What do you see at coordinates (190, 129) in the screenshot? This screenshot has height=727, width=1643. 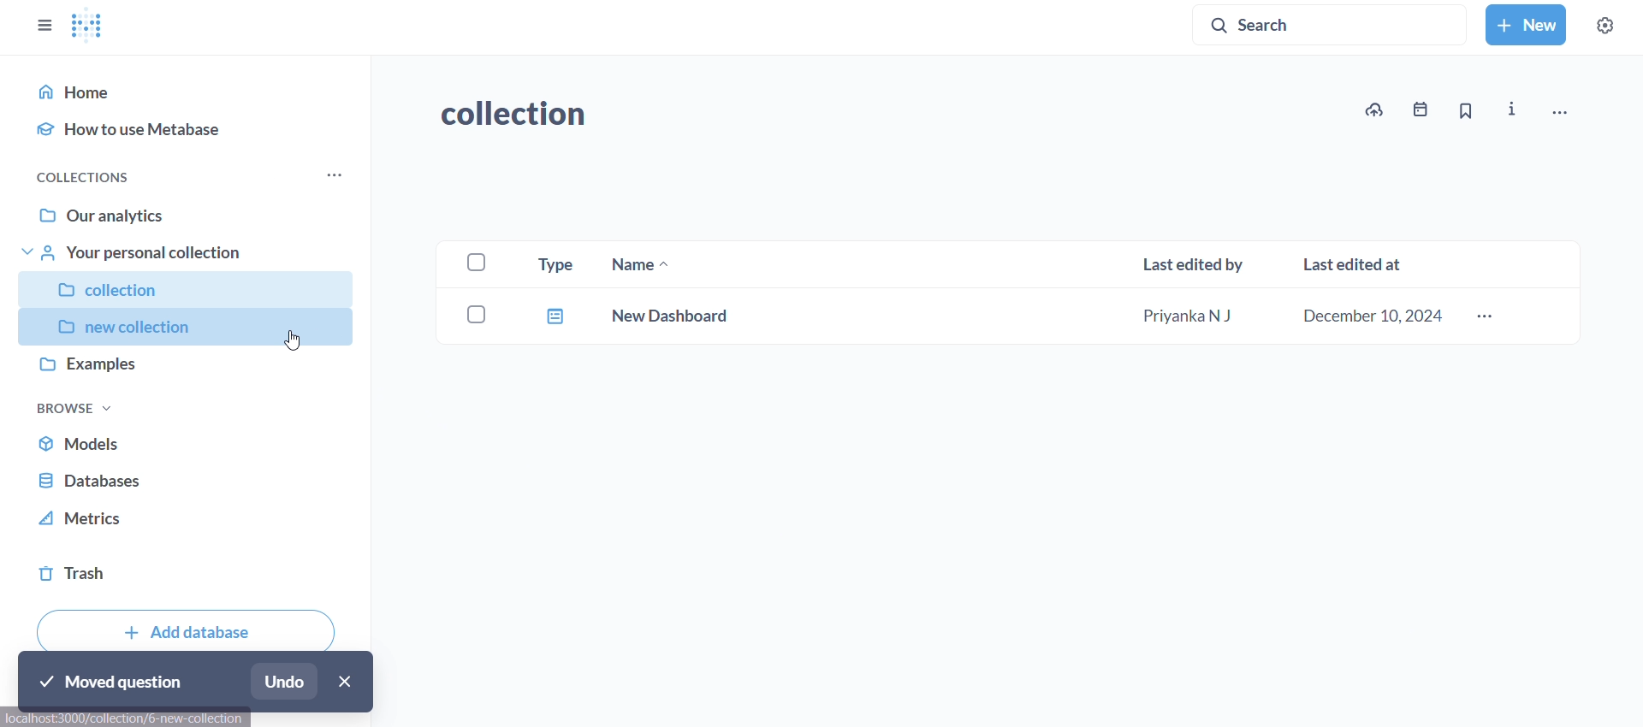 I see `how to use metabase ` at bounding box center [190, 129].